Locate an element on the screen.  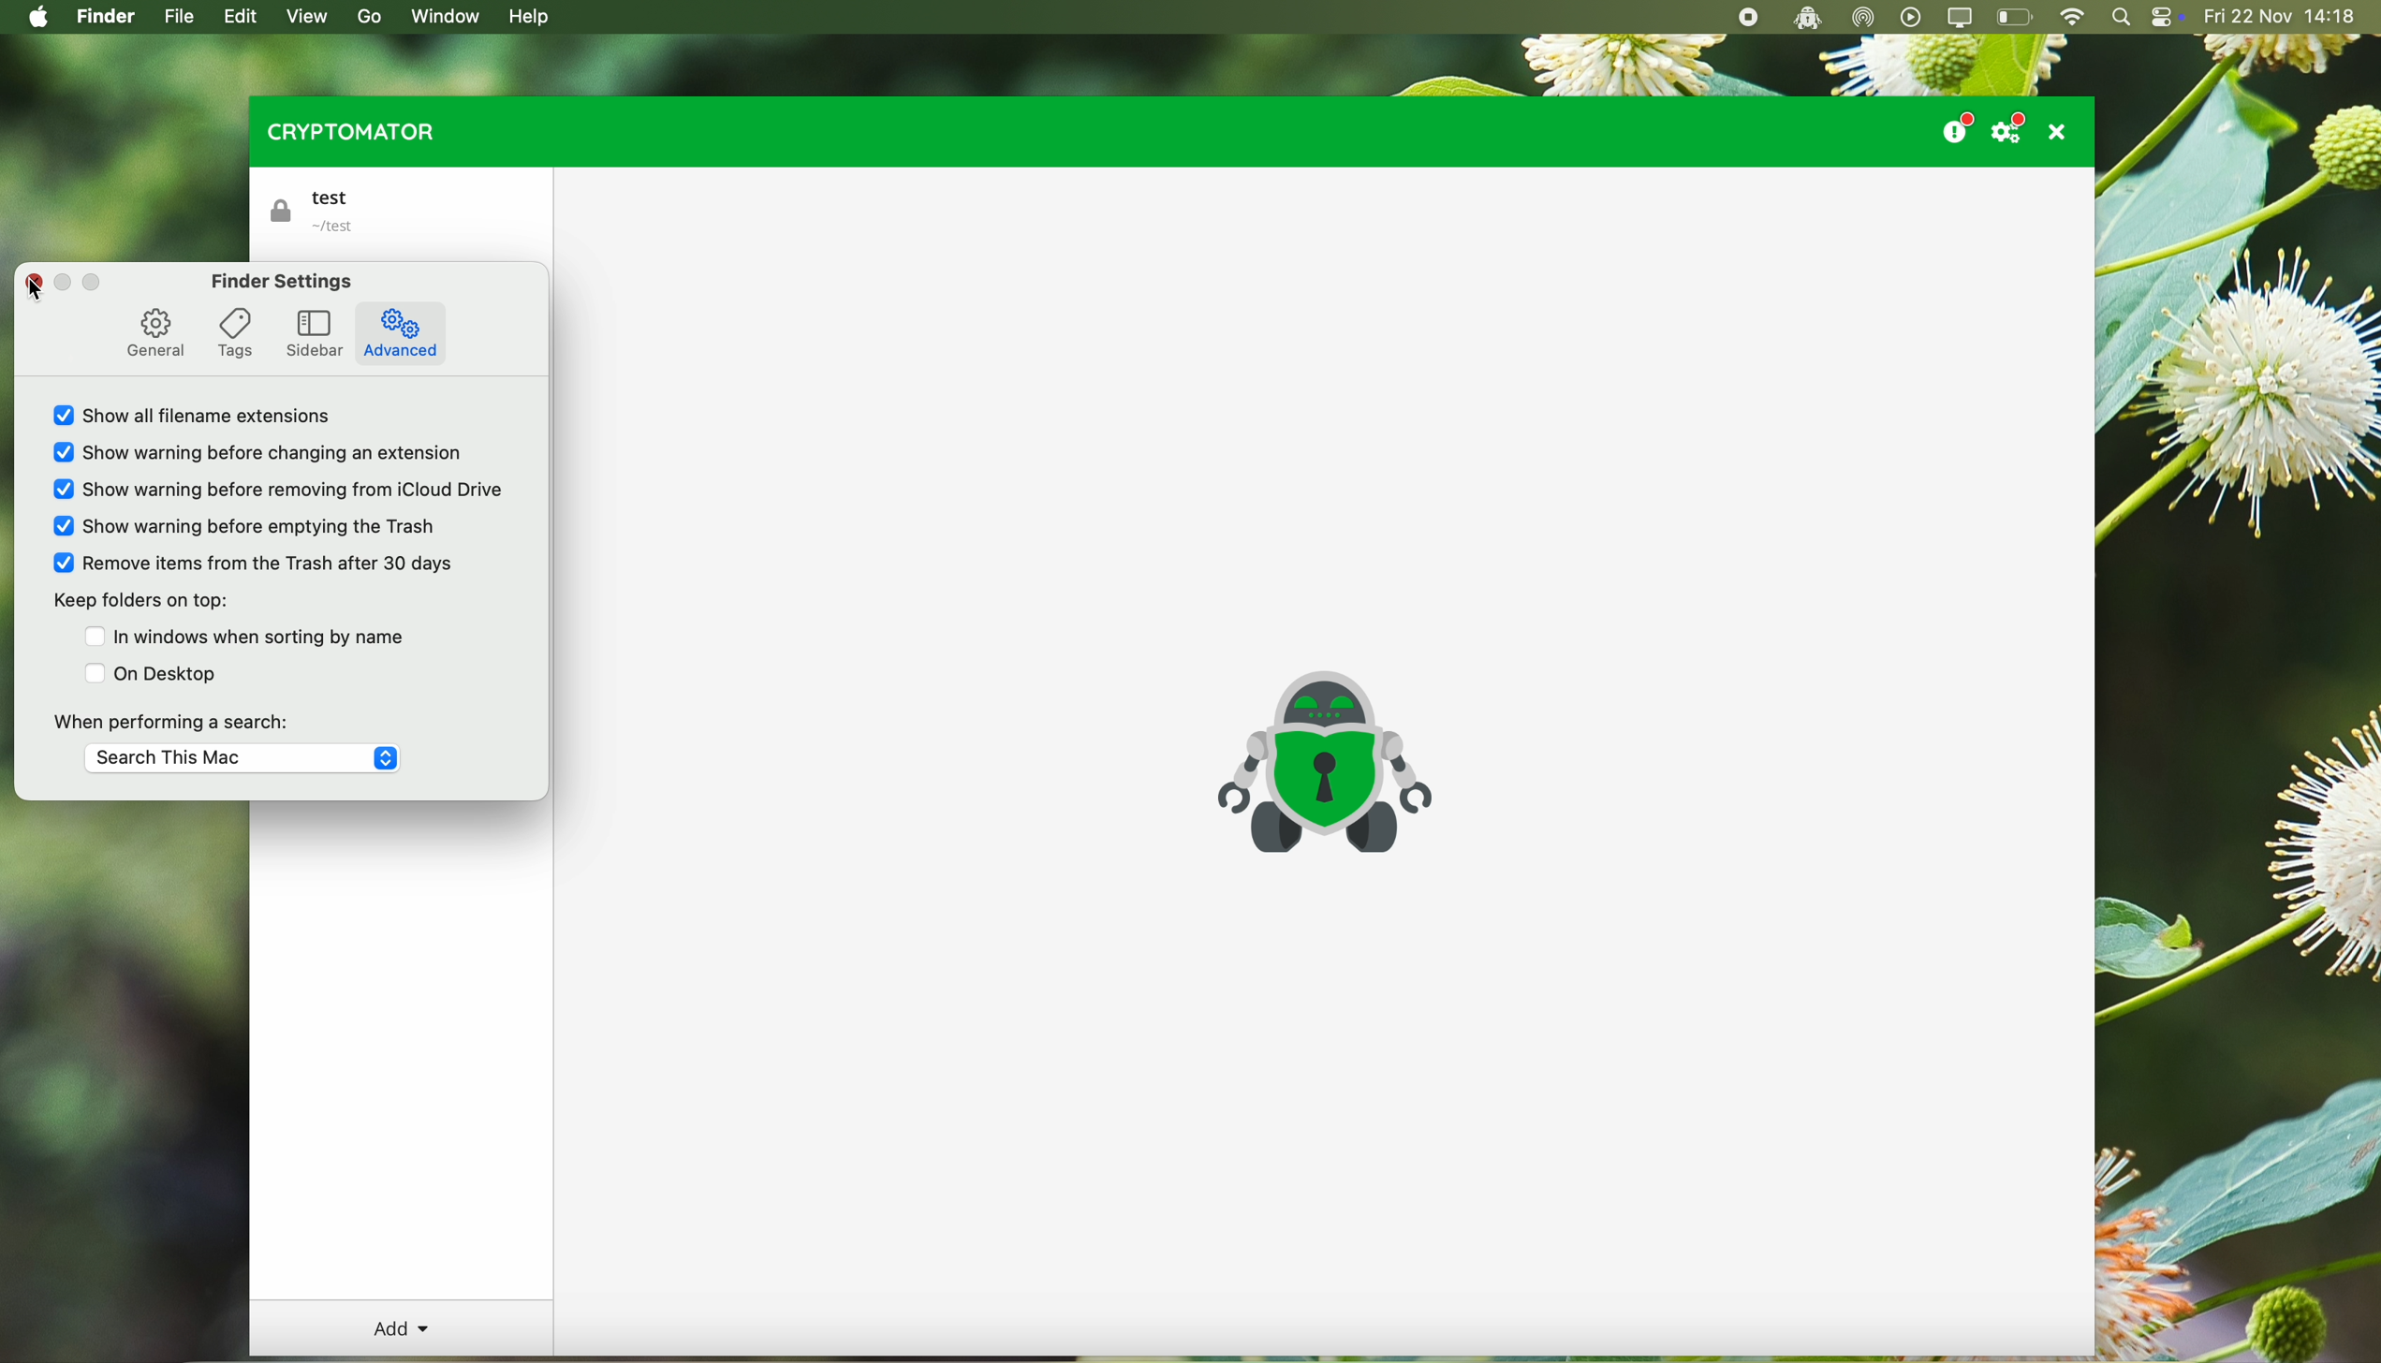
file is located at coordinates (180, 18).